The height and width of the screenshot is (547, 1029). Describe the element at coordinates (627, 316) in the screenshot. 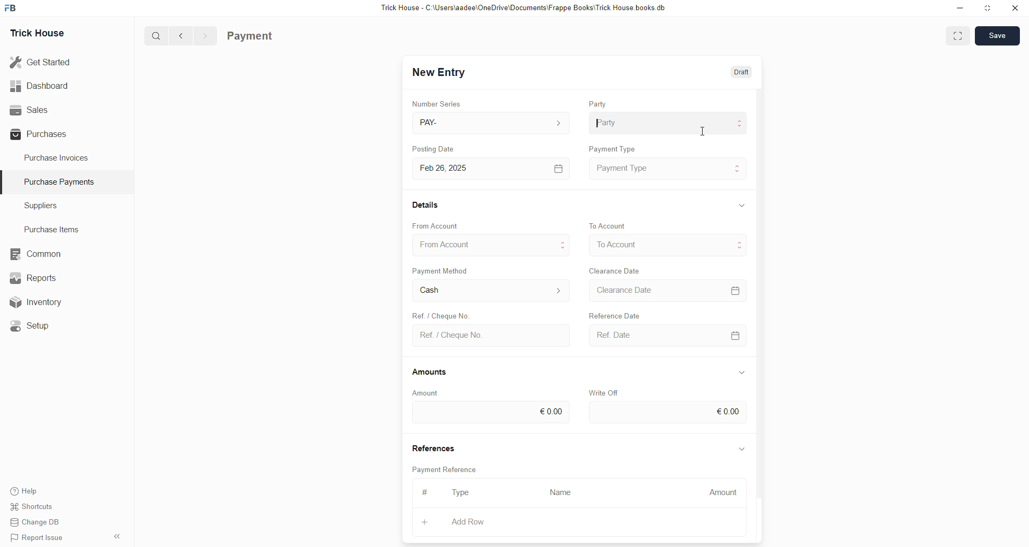

I see `Reference Date` at that location.